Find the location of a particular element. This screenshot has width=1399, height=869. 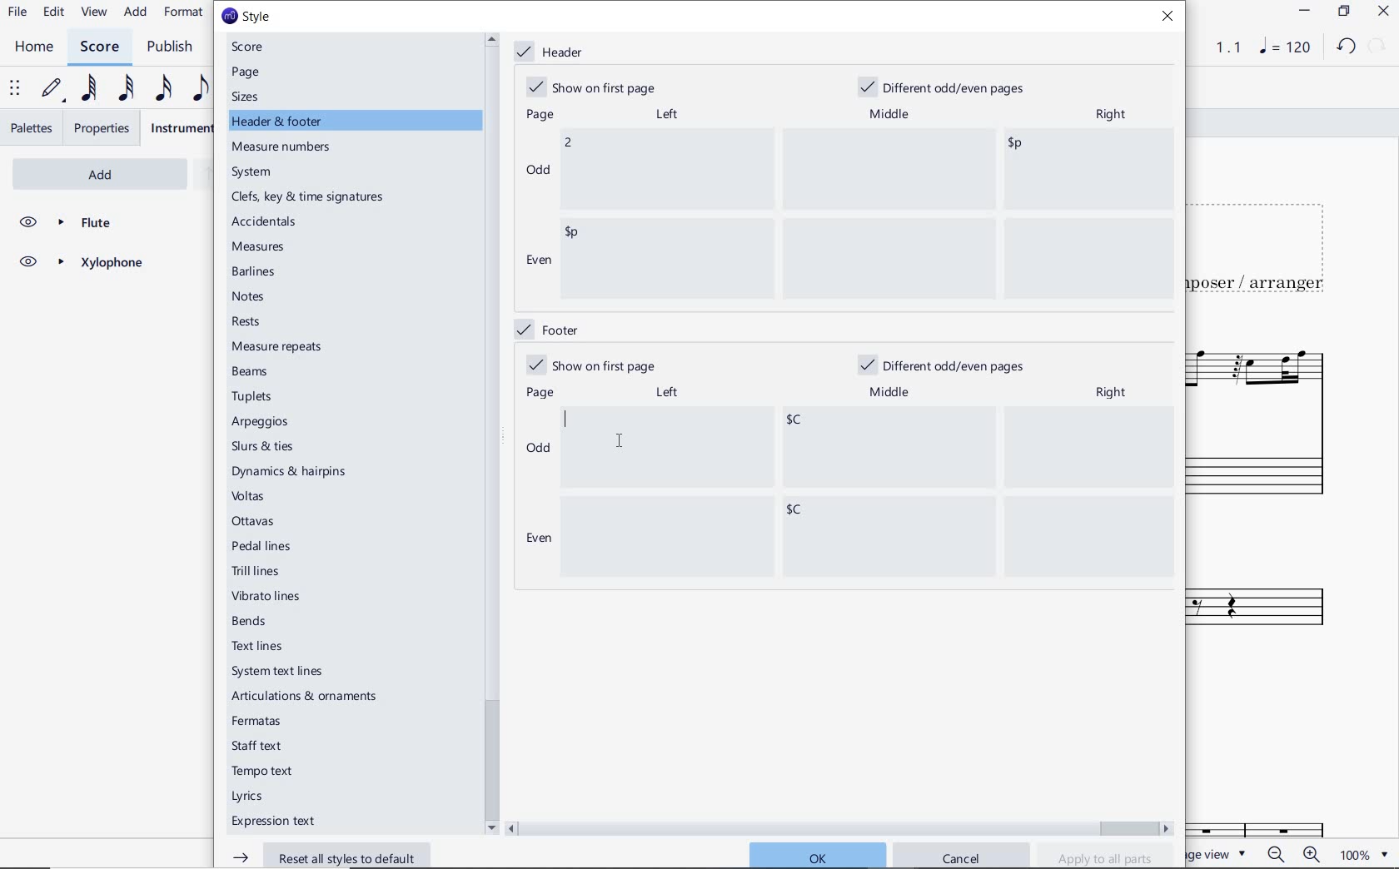

scrollbar is located at coordinates (490, 433).